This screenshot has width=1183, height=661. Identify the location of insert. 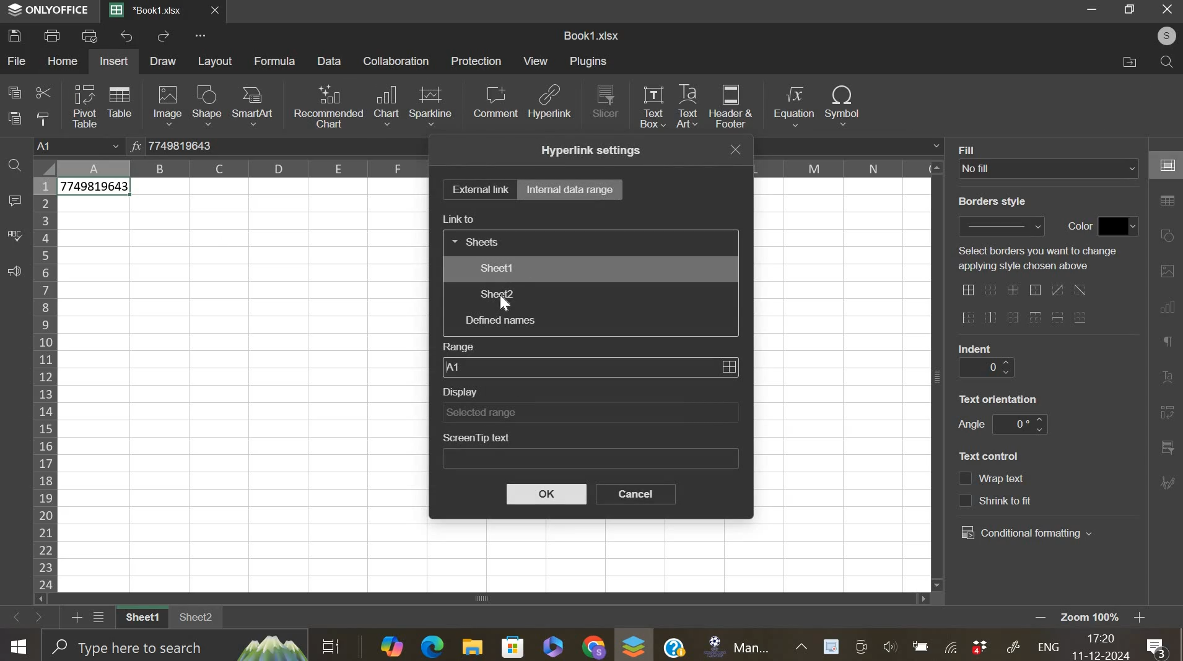
(113, 61).